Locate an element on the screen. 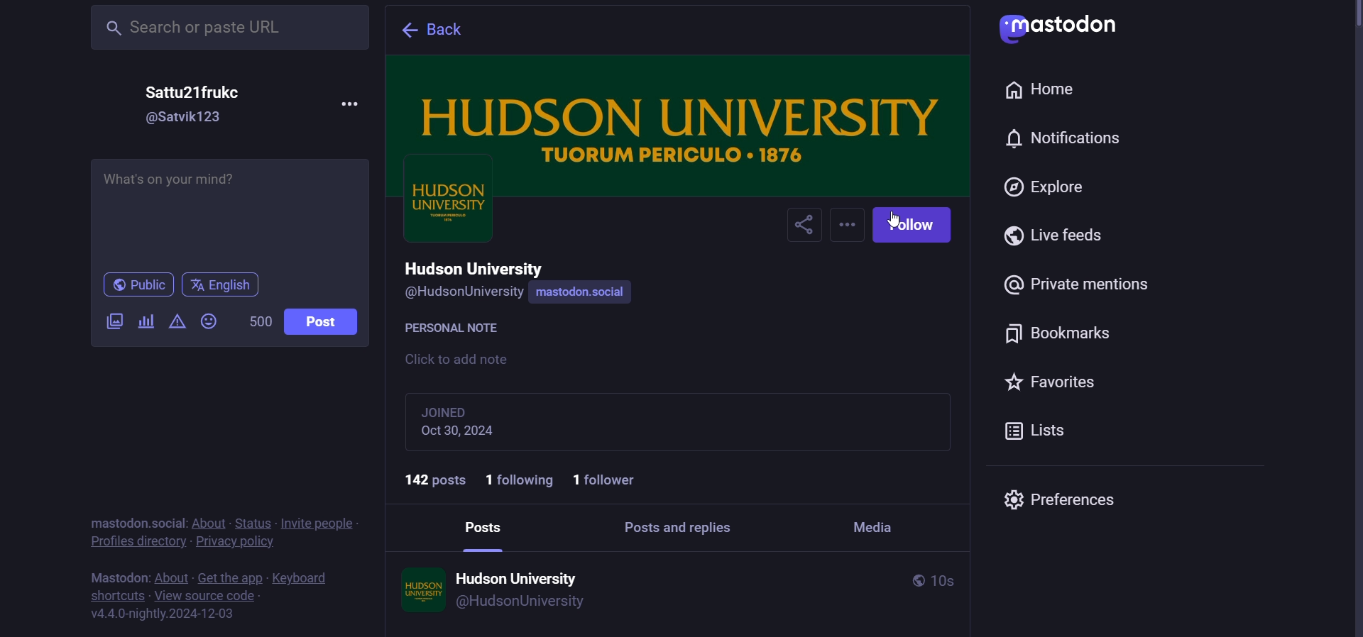 This screenshot has width=1363, height=637. home is located at coordinates (1041, 90).